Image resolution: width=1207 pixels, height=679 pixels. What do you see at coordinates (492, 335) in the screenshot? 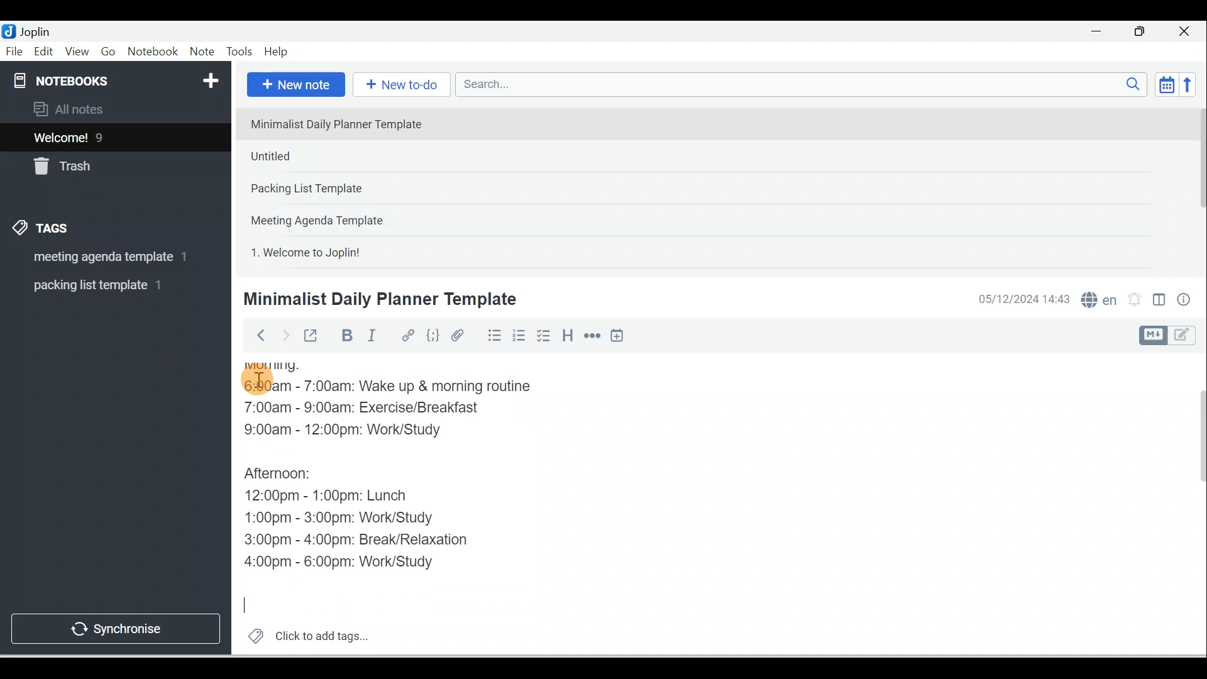
I see `Bulleted list` at bounding box center [492, 335].